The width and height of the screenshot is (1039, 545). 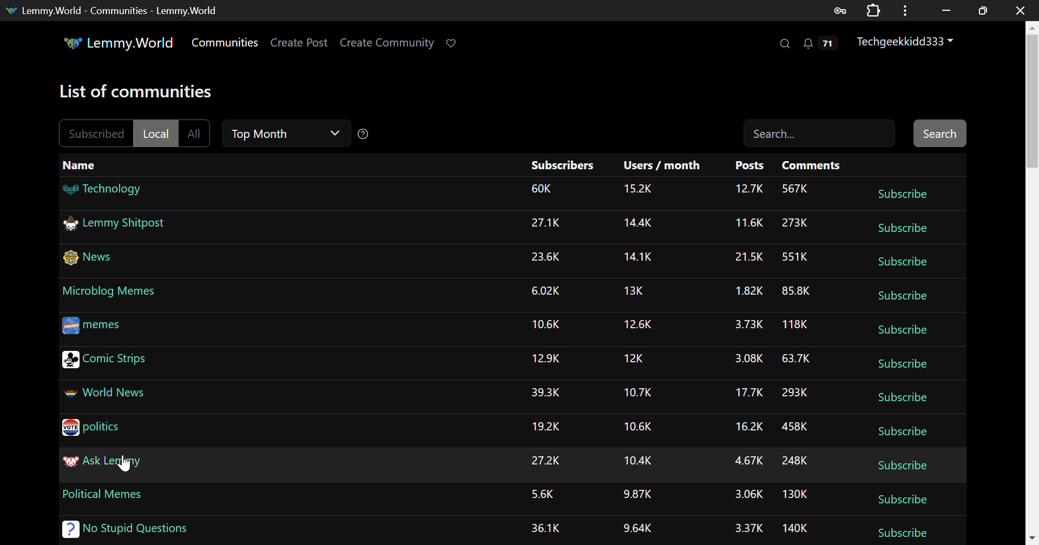 What do you see at coordinates (796, 526) in the screenshot?
I see `Amount` at bounding box center [796, 526].